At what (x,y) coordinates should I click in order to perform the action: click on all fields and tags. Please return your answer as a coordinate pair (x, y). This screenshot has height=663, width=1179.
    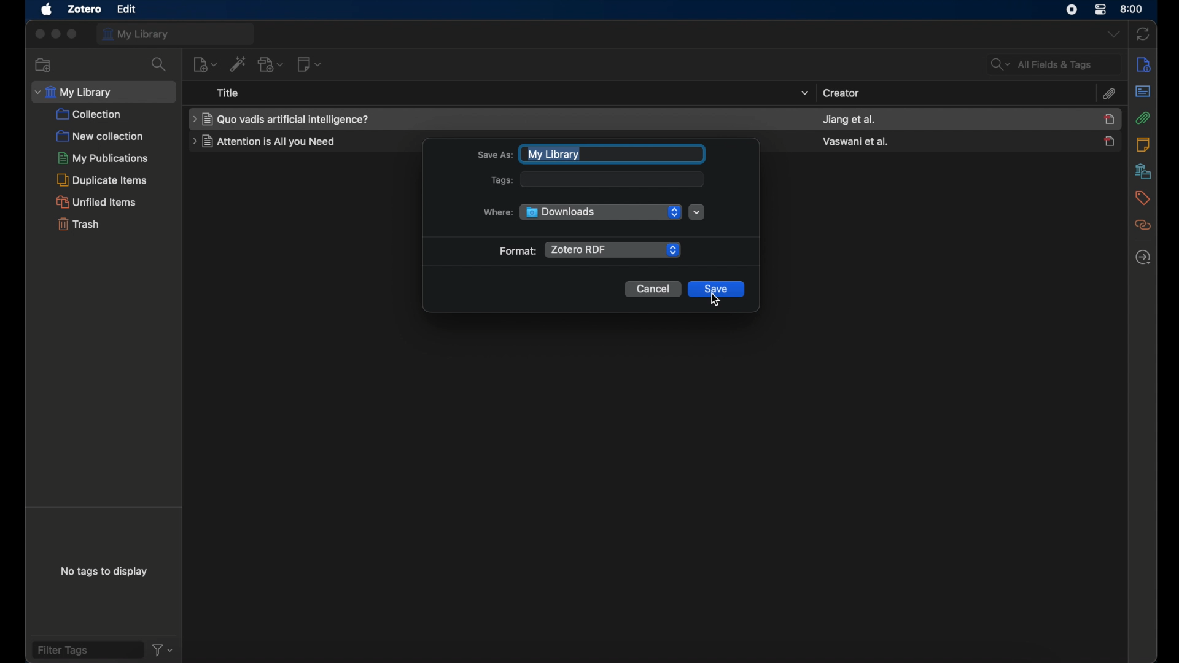
    Looking at the image, I should click on (1053, 64).